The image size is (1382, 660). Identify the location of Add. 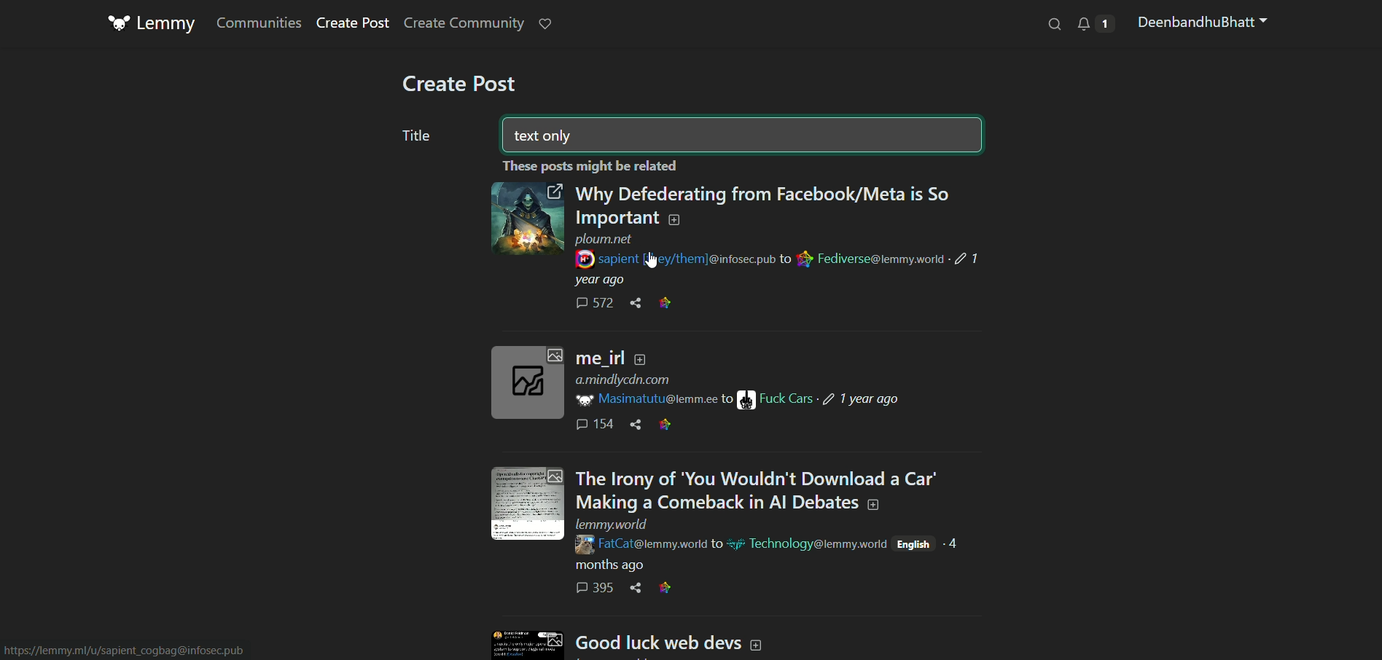
(674, 220).